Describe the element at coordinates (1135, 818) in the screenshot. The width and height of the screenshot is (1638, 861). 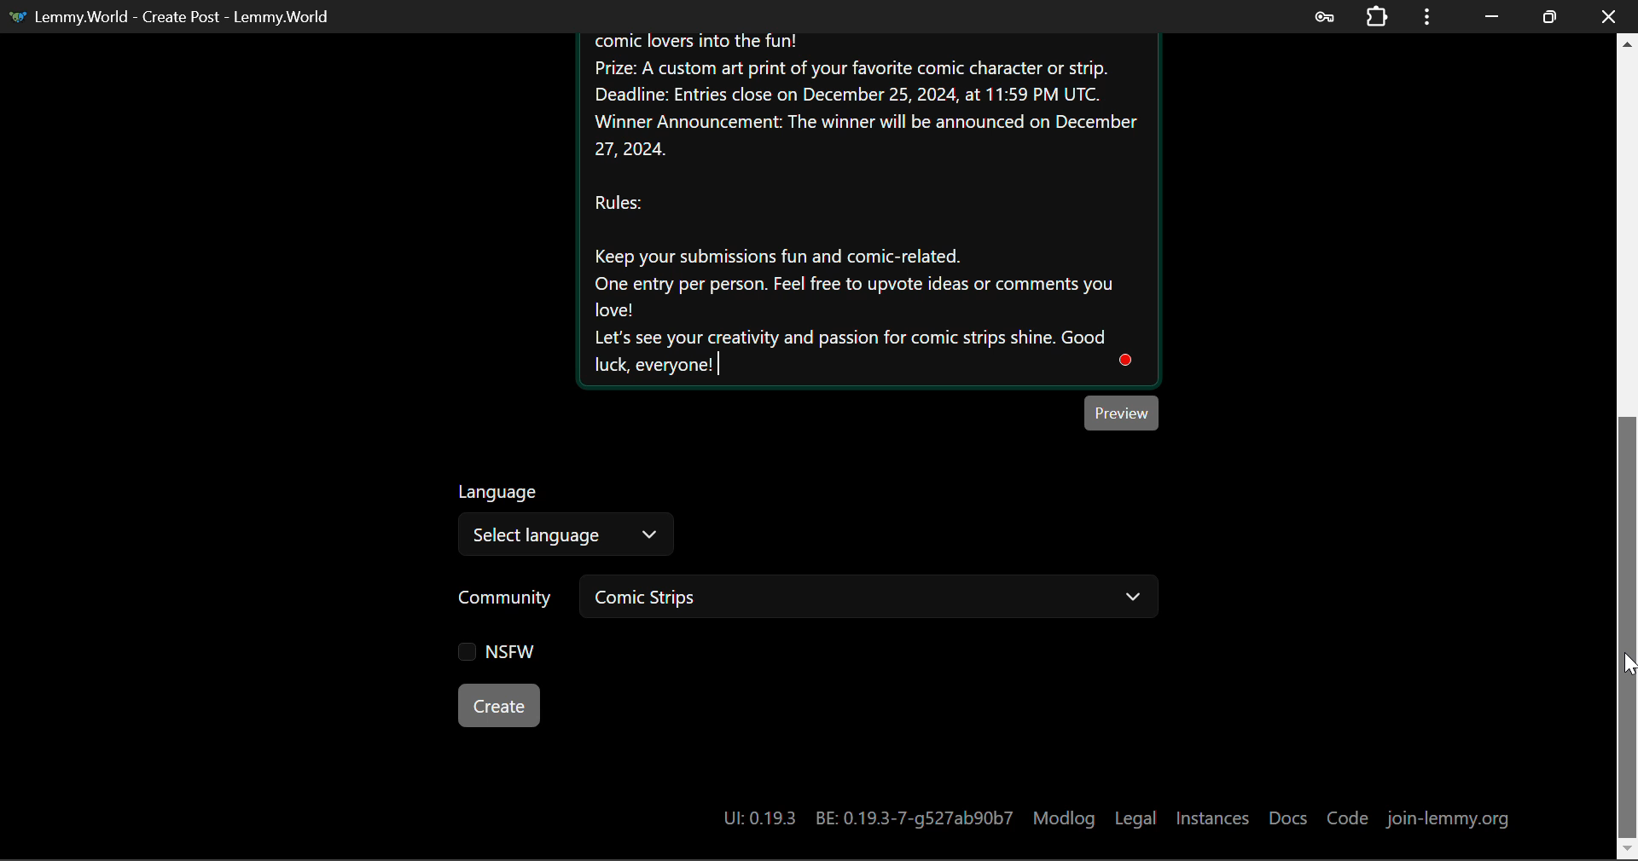
I see `Legal` at that location.